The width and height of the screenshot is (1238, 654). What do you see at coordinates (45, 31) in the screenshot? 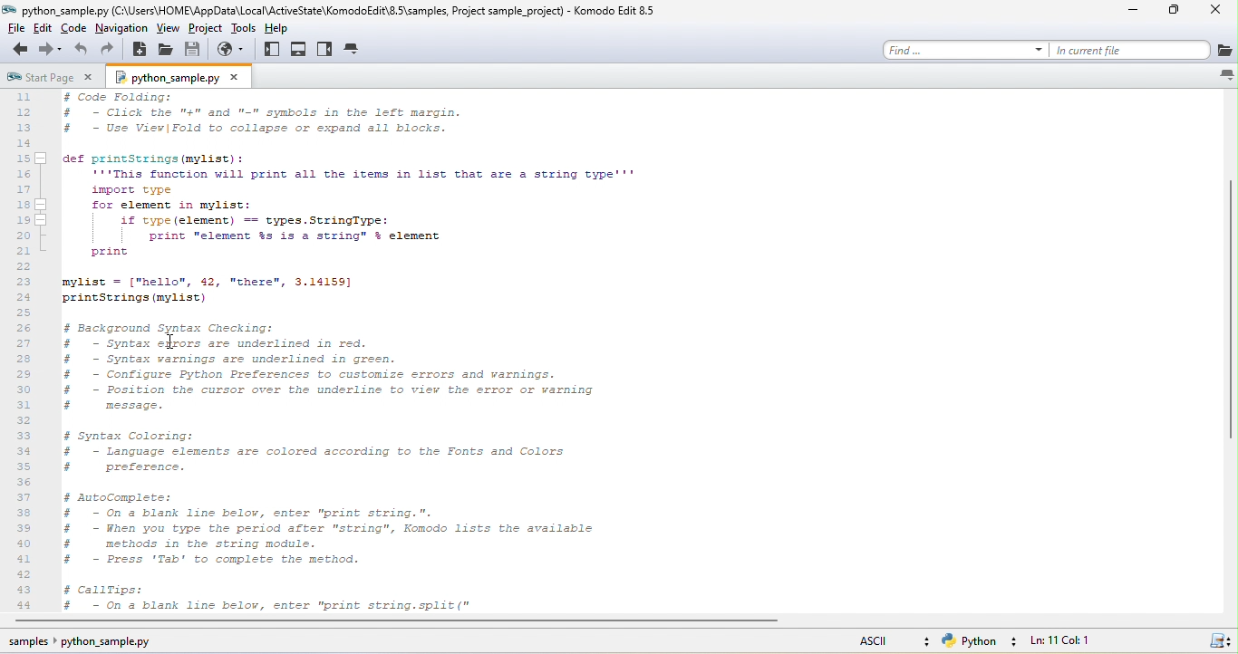
I see `edit` at bounding box center [45, 31].